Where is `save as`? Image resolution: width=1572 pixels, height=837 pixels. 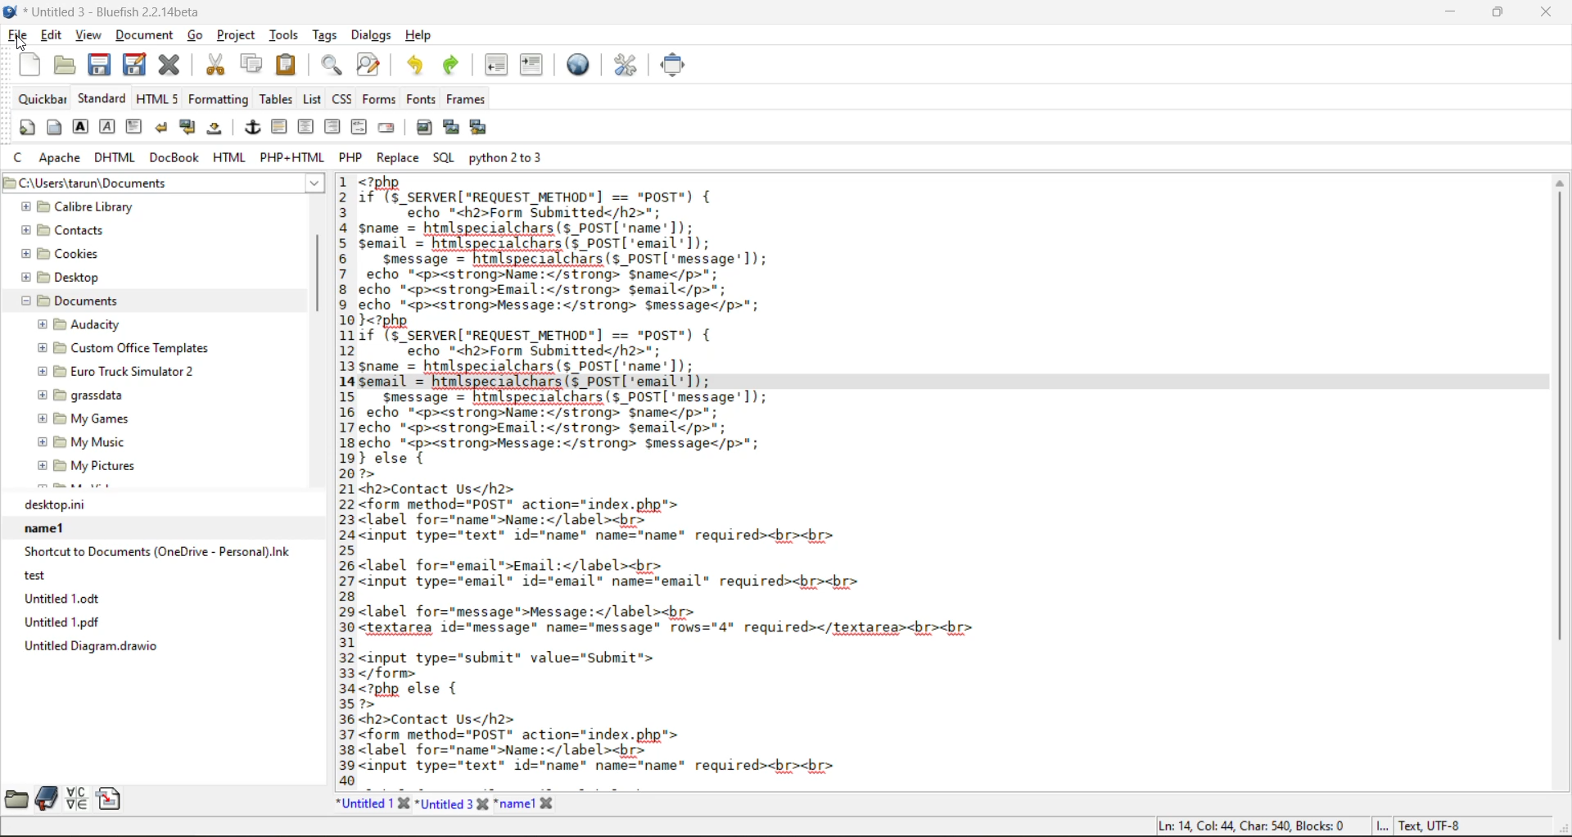 save as is located at coordinates (138, 65).